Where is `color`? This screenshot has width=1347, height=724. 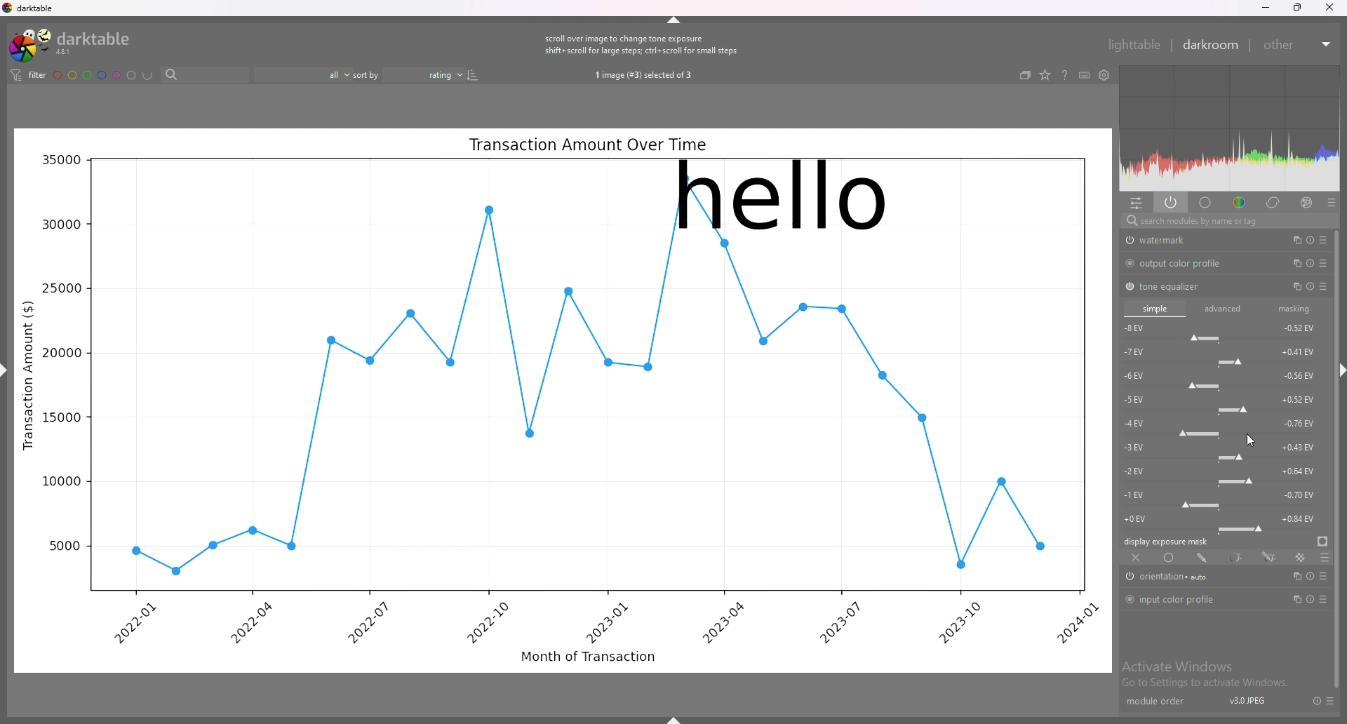 color is located at coordinates (1240, 203).